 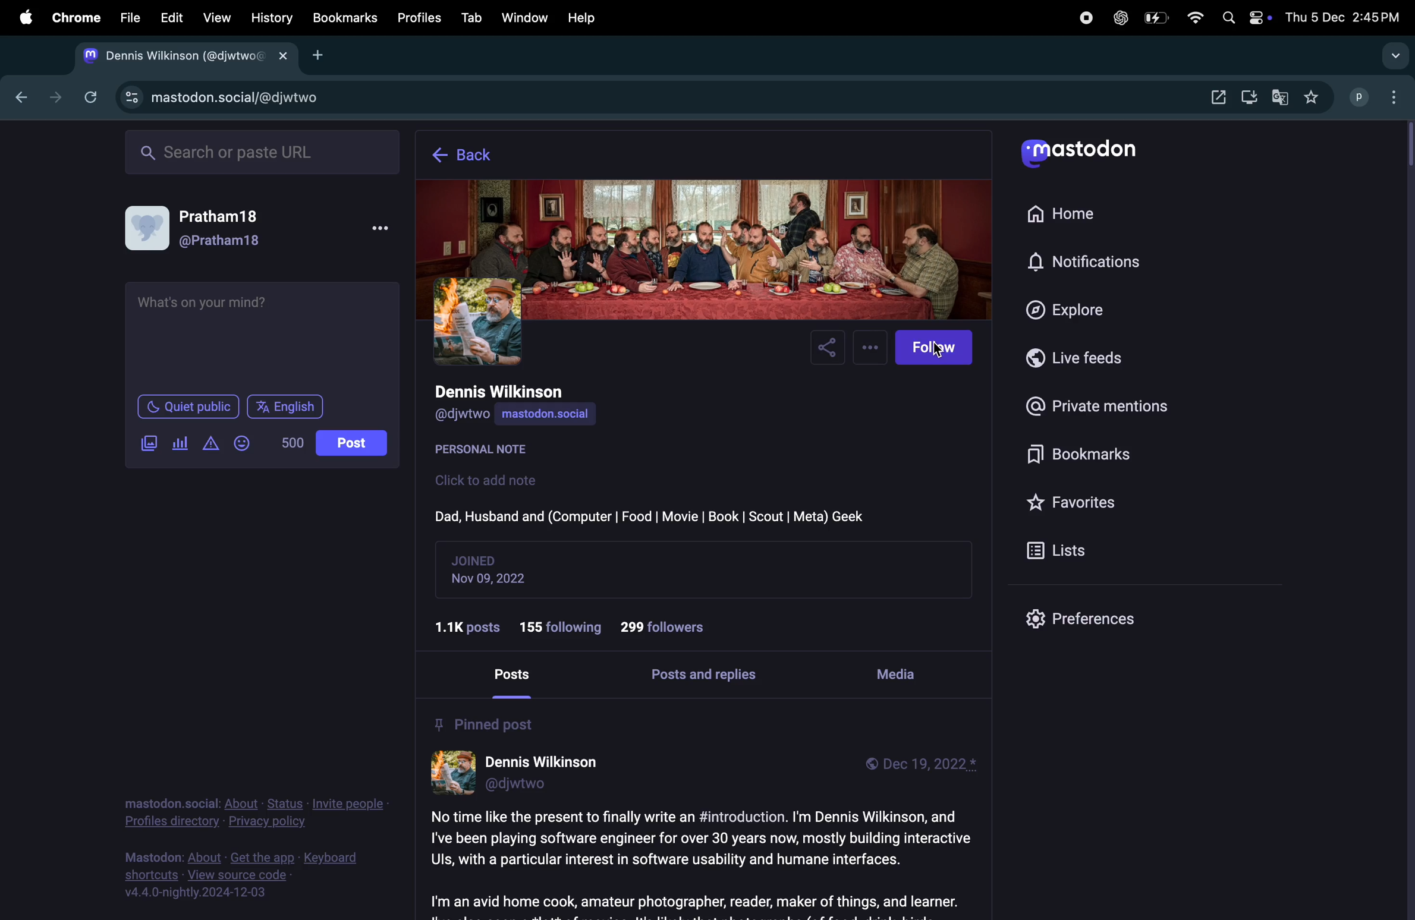 What do you see at coordinates (243, 442) in the screenshot?
I see `emoji` at bounding box center [243, 442].